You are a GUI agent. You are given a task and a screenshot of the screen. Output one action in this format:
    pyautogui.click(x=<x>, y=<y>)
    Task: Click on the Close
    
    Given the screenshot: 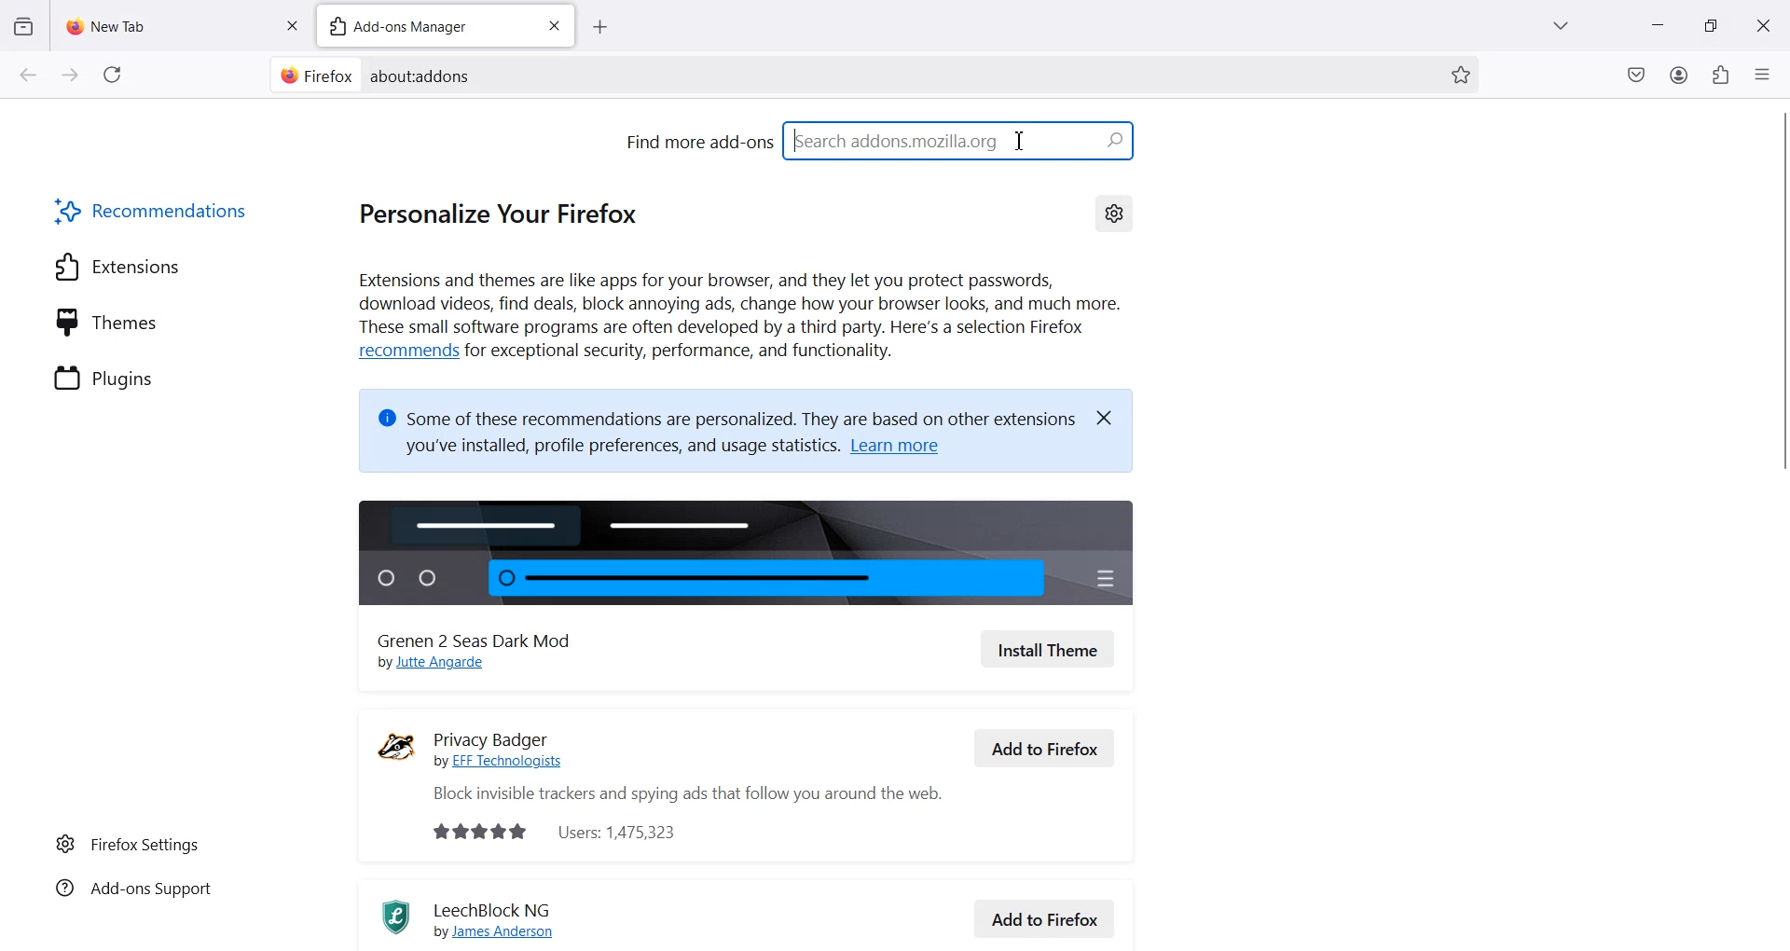 What is the action you would take?
    pyautogui.click(x=1112, y=416)
    